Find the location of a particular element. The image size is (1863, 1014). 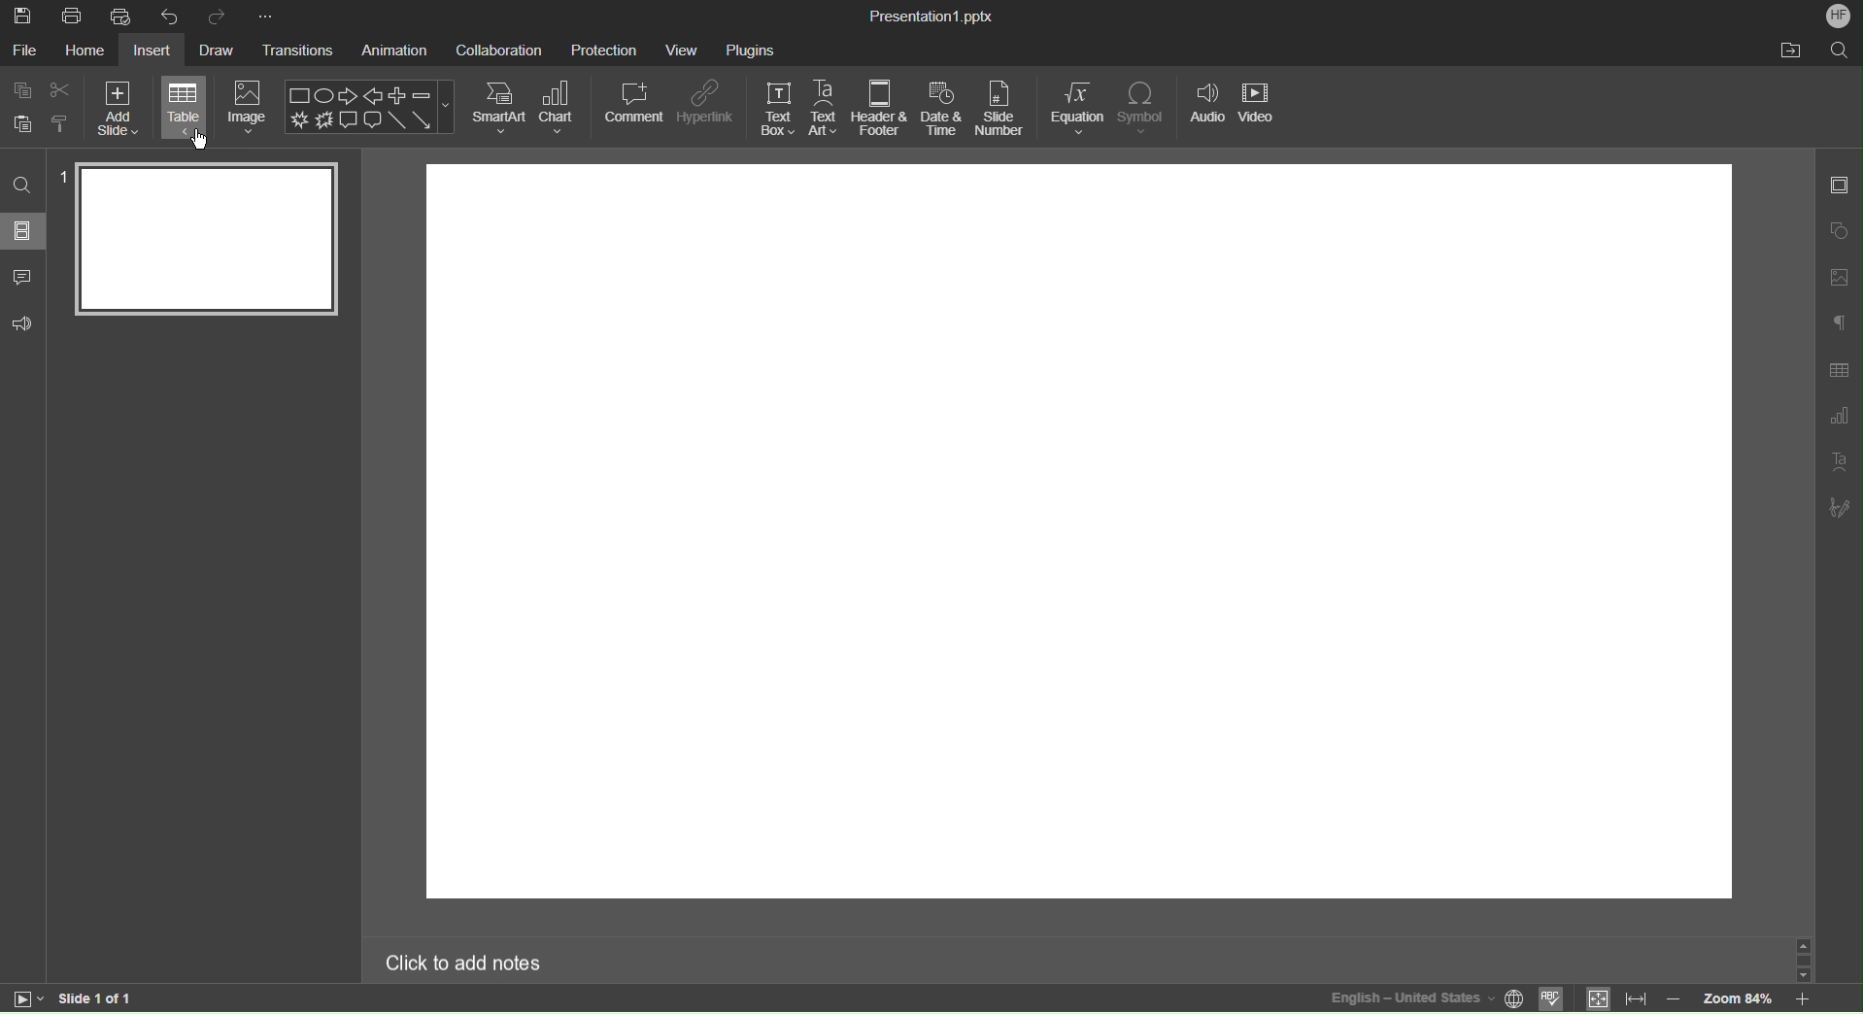

start slide show is located at coordinates (22, 997).